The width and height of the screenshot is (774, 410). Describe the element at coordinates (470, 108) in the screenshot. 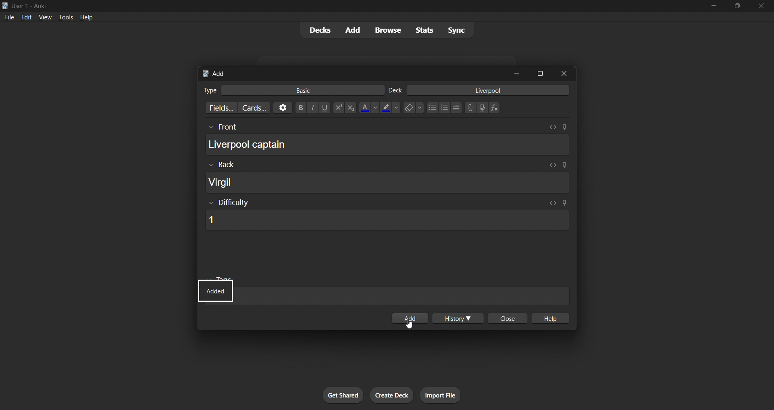

I see `Upload file` at that location.